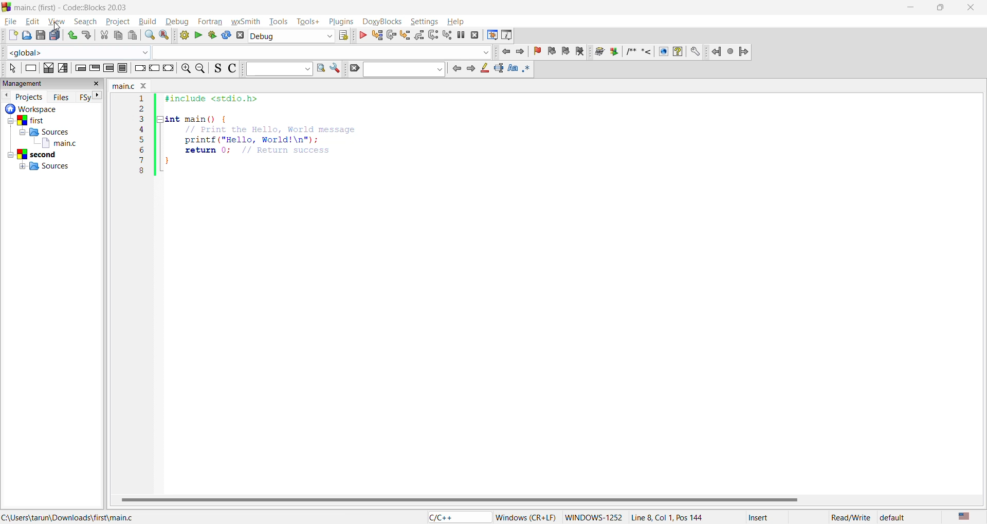 The width and height of the screenshot is (987, 524). I want to click on return instruction, so click(168, 68).